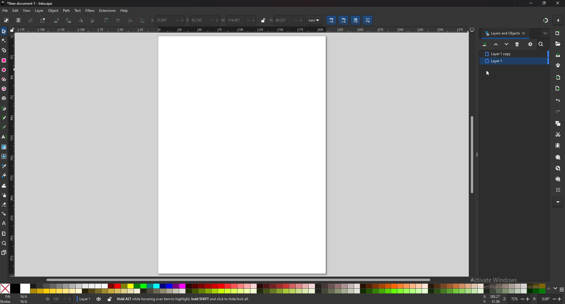  Describe the element at coordinates (331, 20) in the screenshot. I see `scale stroke width` at that location.